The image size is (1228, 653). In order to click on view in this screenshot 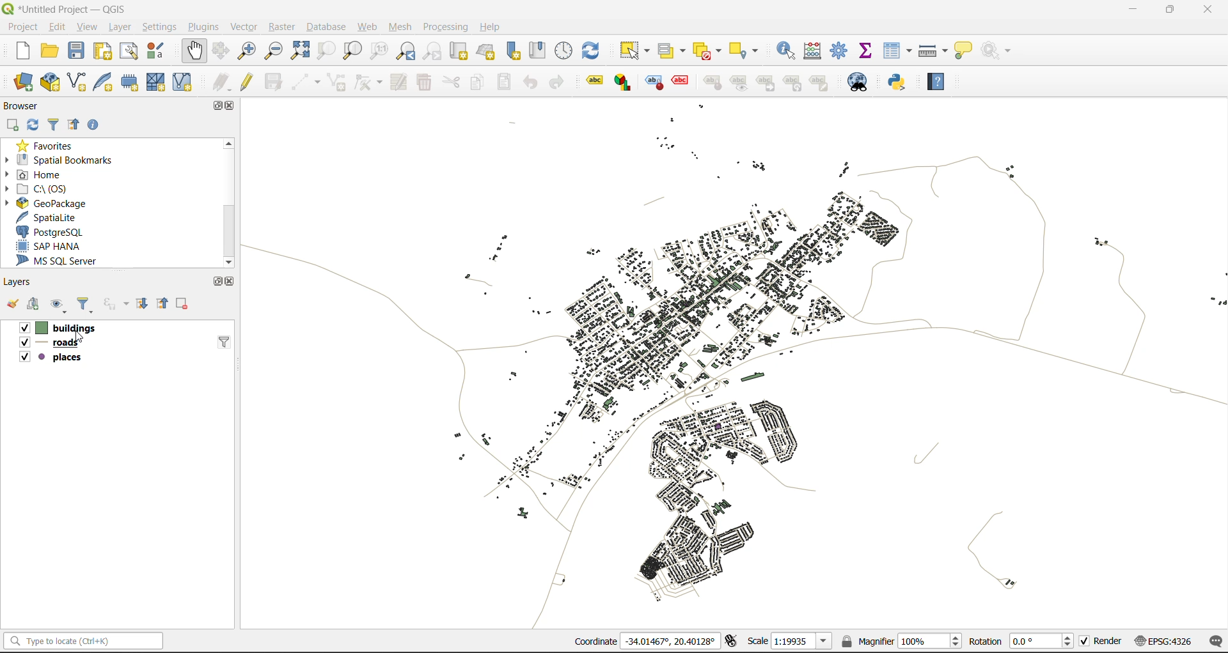, I will do `click(87, 28)`.